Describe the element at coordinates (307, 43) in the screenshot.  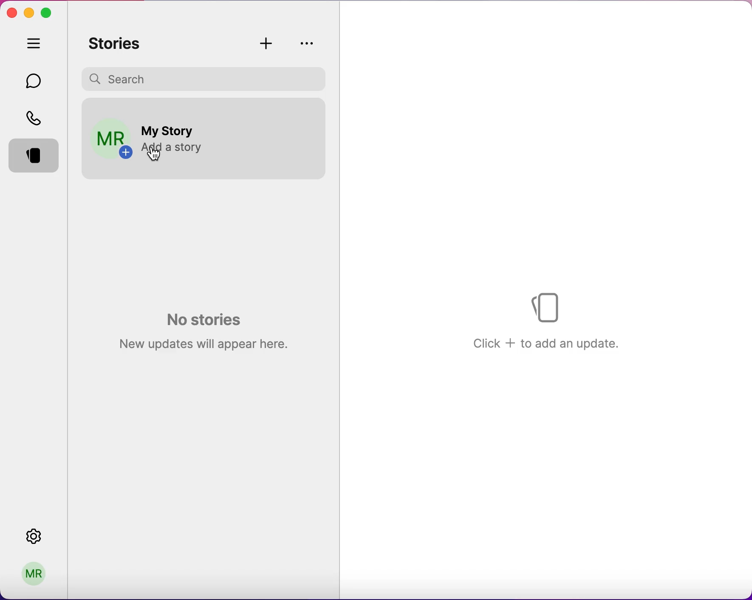
I see `story privacy` at that location.